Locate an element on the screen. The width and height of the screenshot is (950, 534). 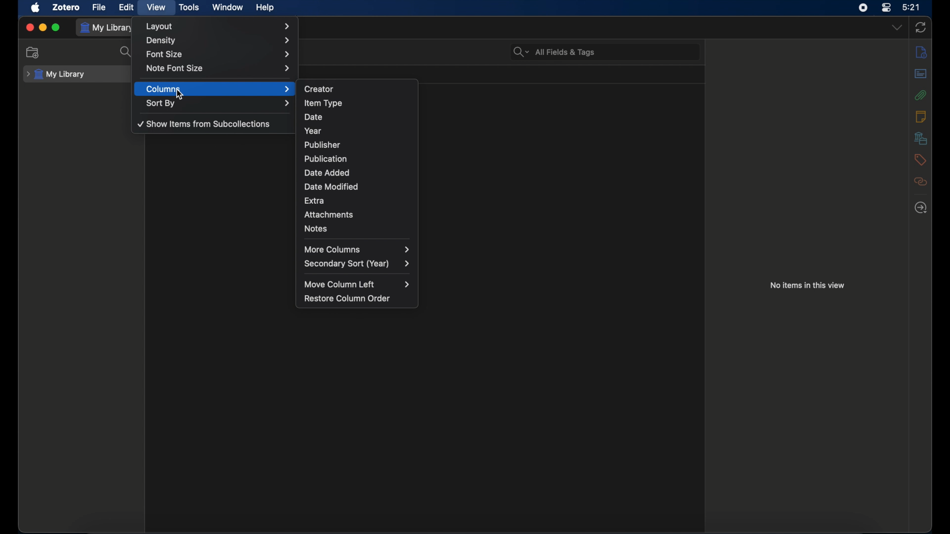
apple icon is located at coordinates (35, 7).